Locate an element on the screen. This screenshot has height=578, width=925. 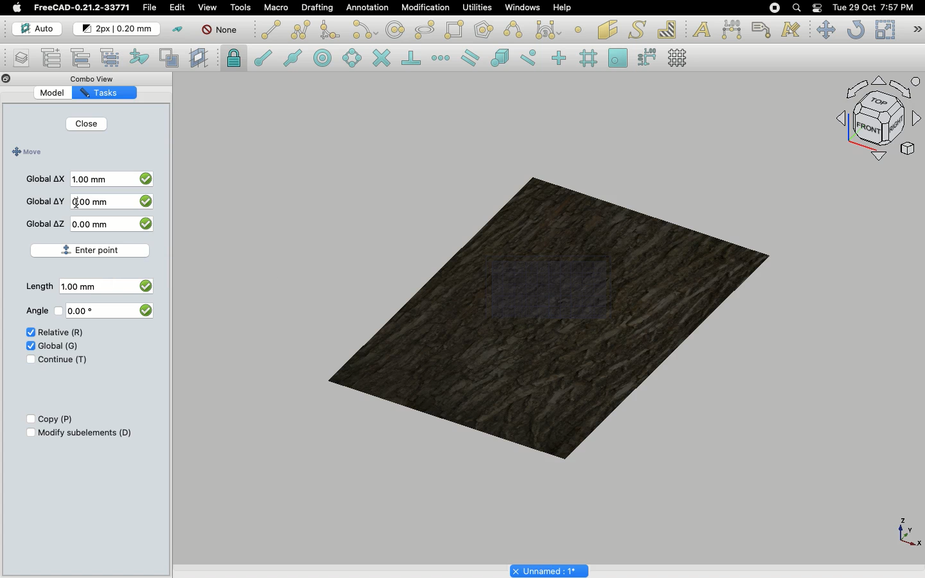
Auto is located at coordinates (38, 29).